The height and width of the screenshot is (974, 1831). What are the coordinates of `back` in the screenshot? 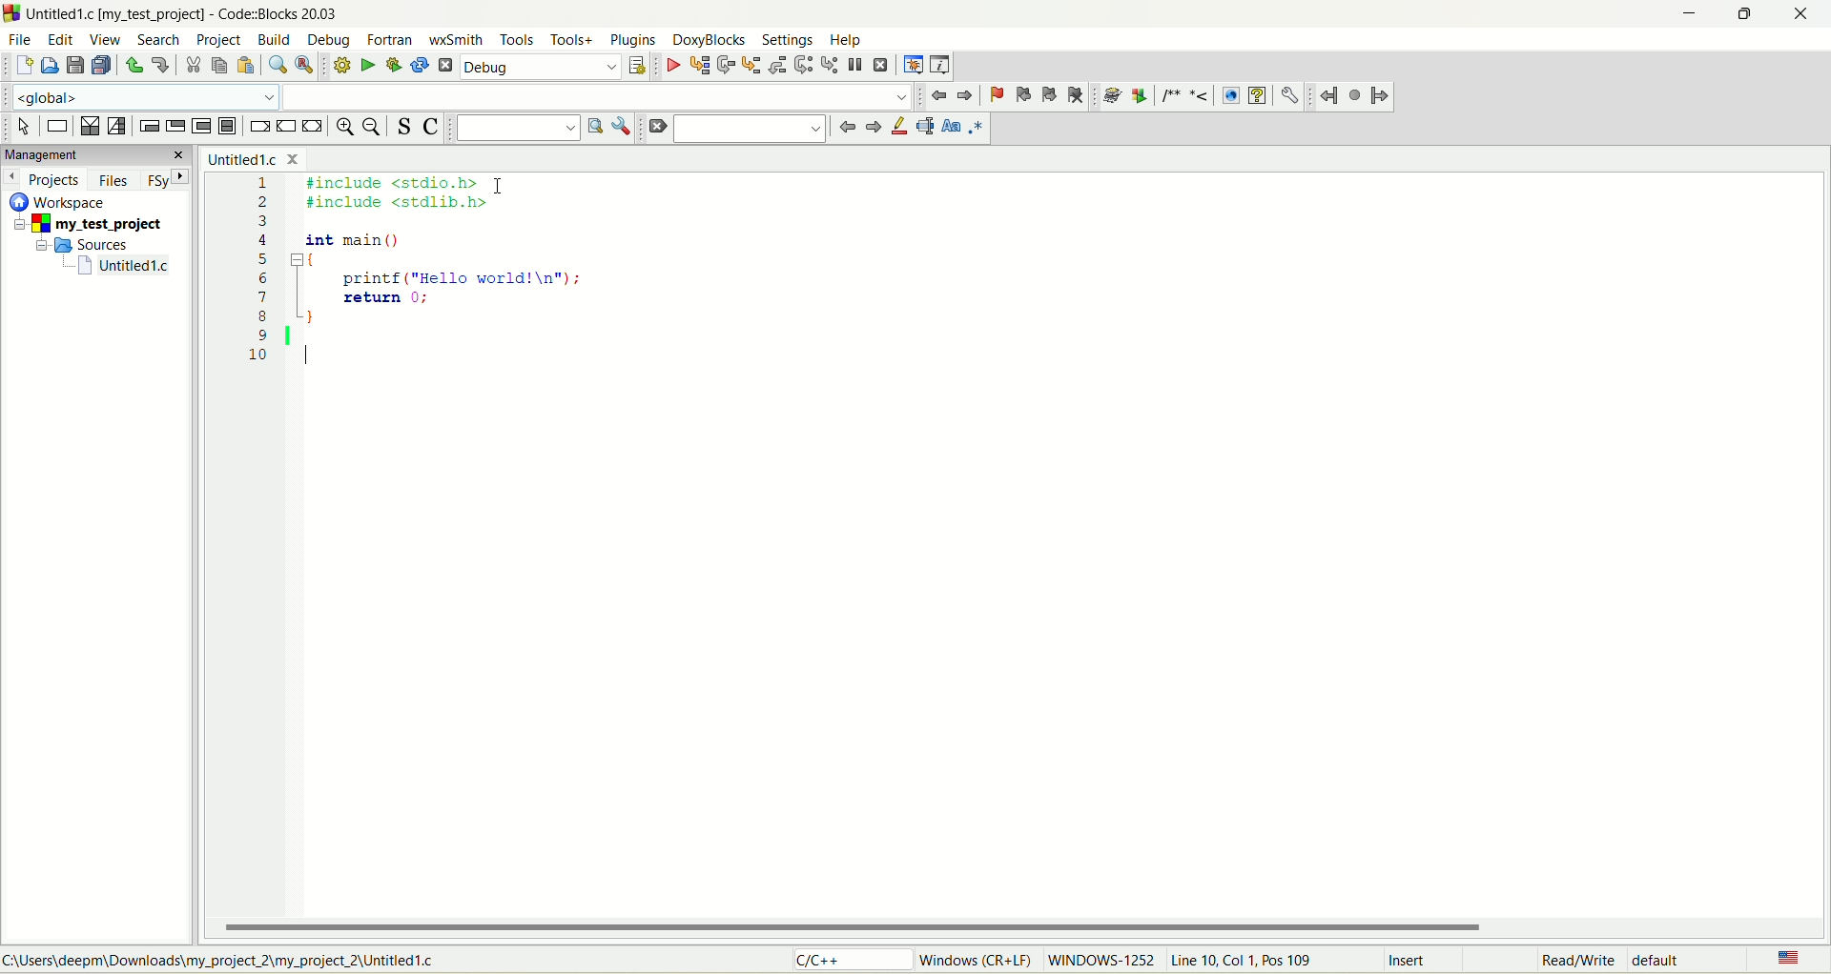 It's located at (964, 95).